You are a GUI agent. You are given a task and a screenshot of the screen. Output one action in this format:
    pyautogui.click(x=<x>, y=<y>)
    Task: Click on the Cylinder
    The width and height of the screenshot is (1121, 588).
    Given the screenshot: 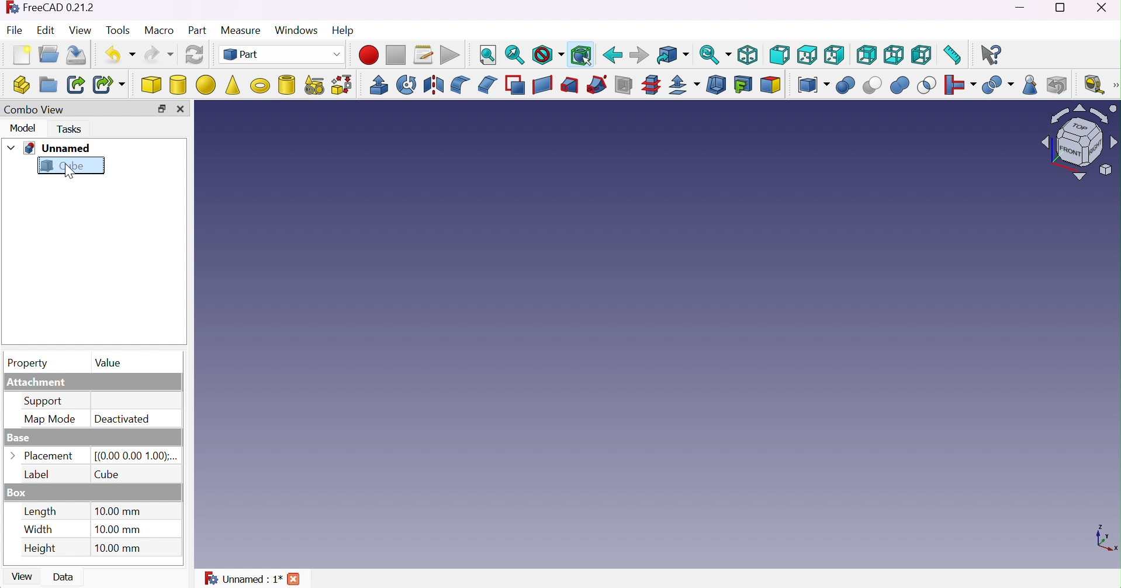 What is the action you would take?
    pyautogui.click(x=178, y=85)
    